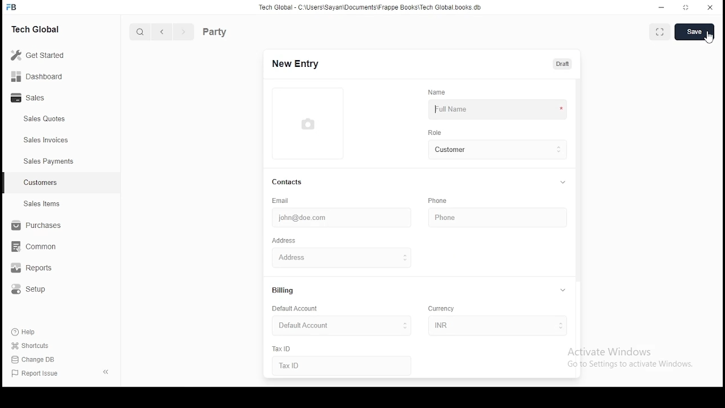 The image size is (725, 408). I want to click on save, so click(694, 32).